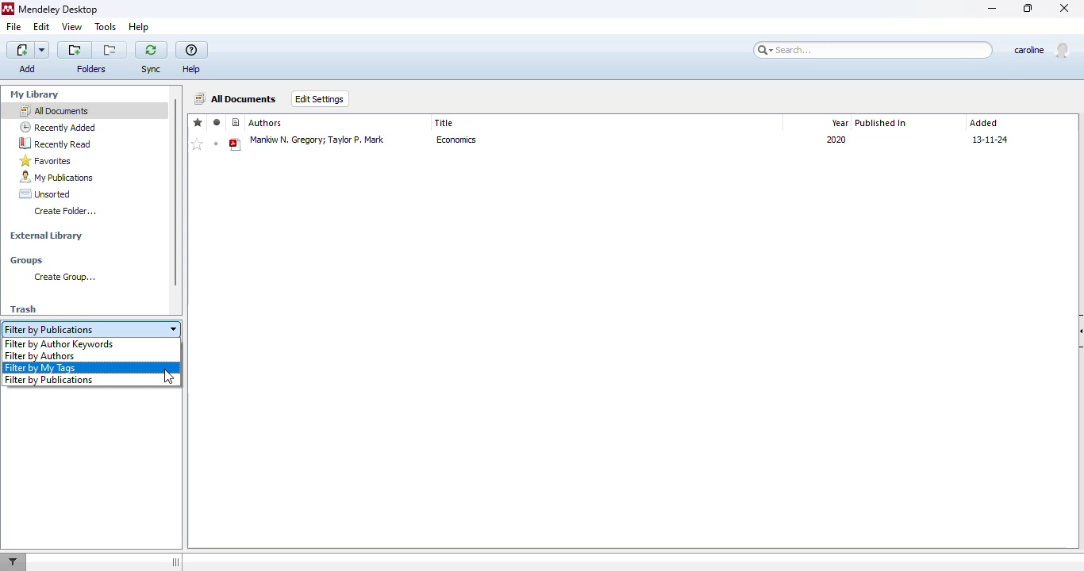 This screenshot has height=571, width=1084. Describe the element at coordinates (42, 26) in the screenshot. I see `edit` at that location.